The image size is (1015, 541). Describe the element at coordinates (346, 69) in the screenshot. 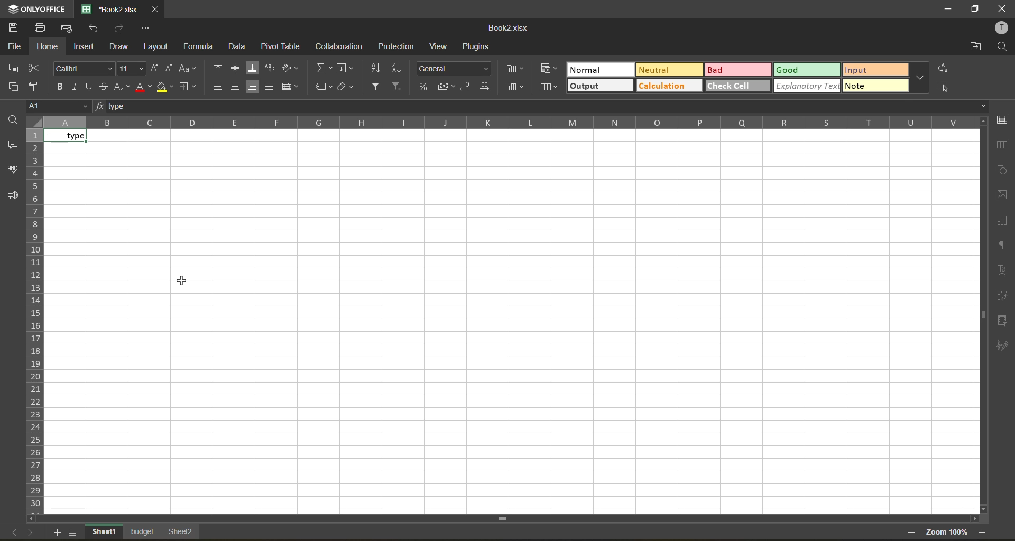

I see `fields` at that location.